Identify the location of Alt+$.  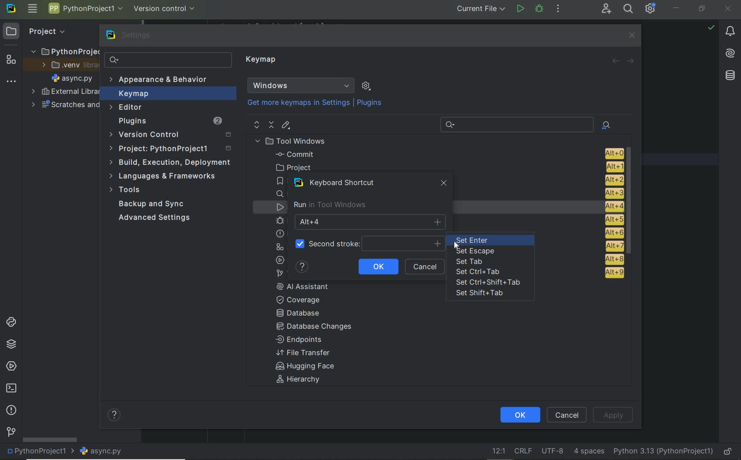
(371, 222).